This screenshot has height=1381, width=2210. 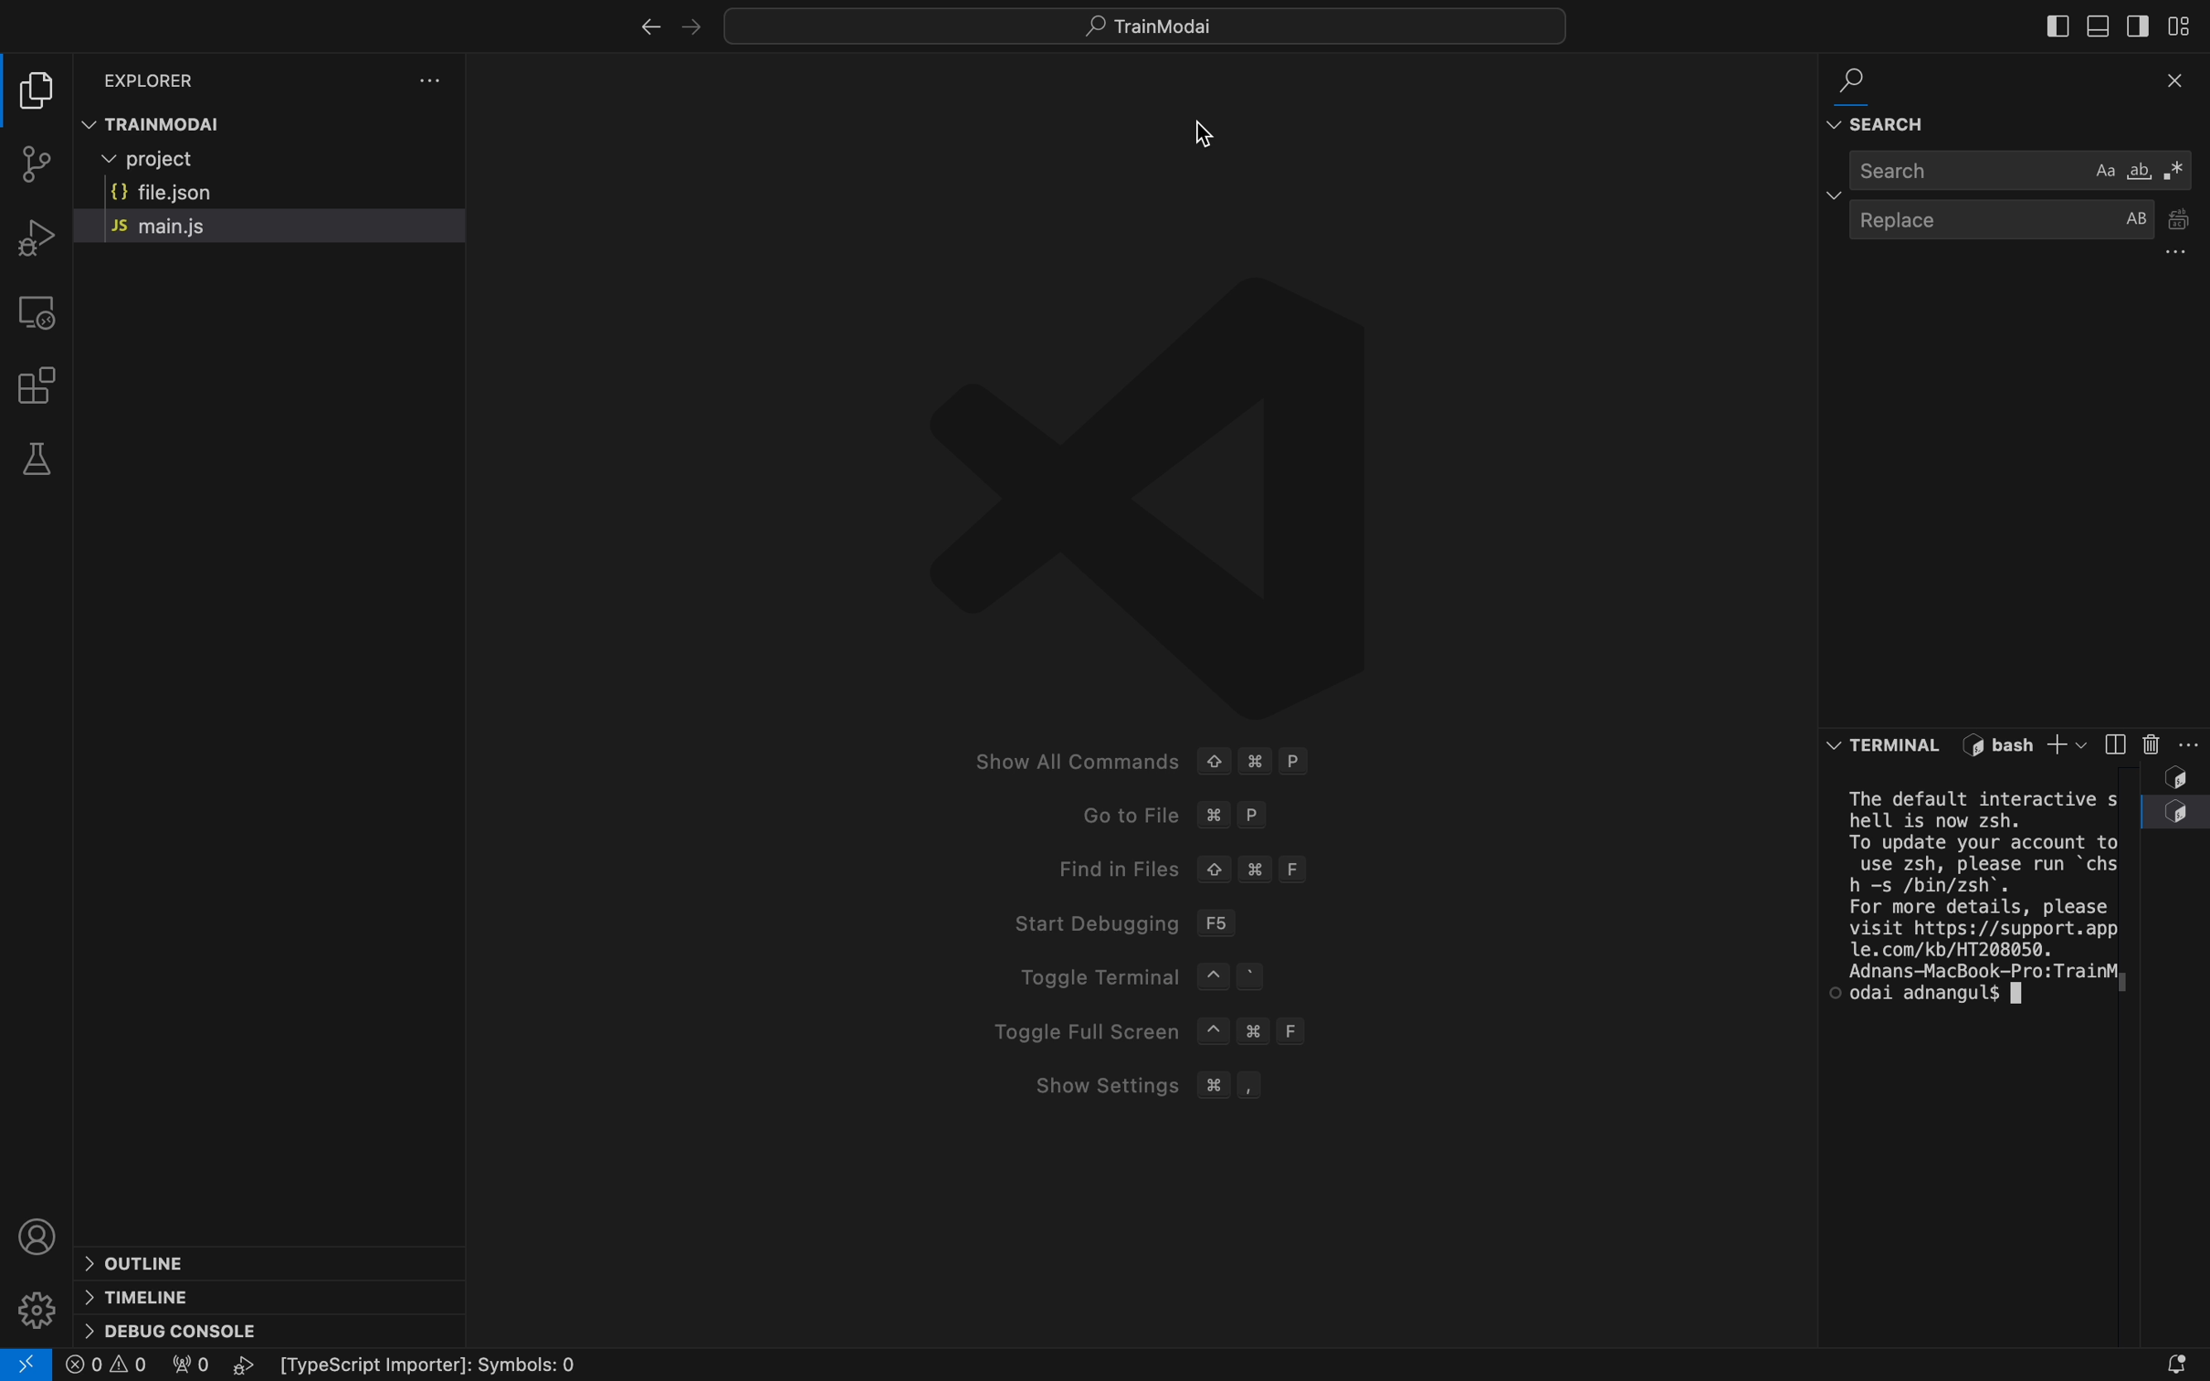 I want to click on terminal name, so click(x=1994, y=744).